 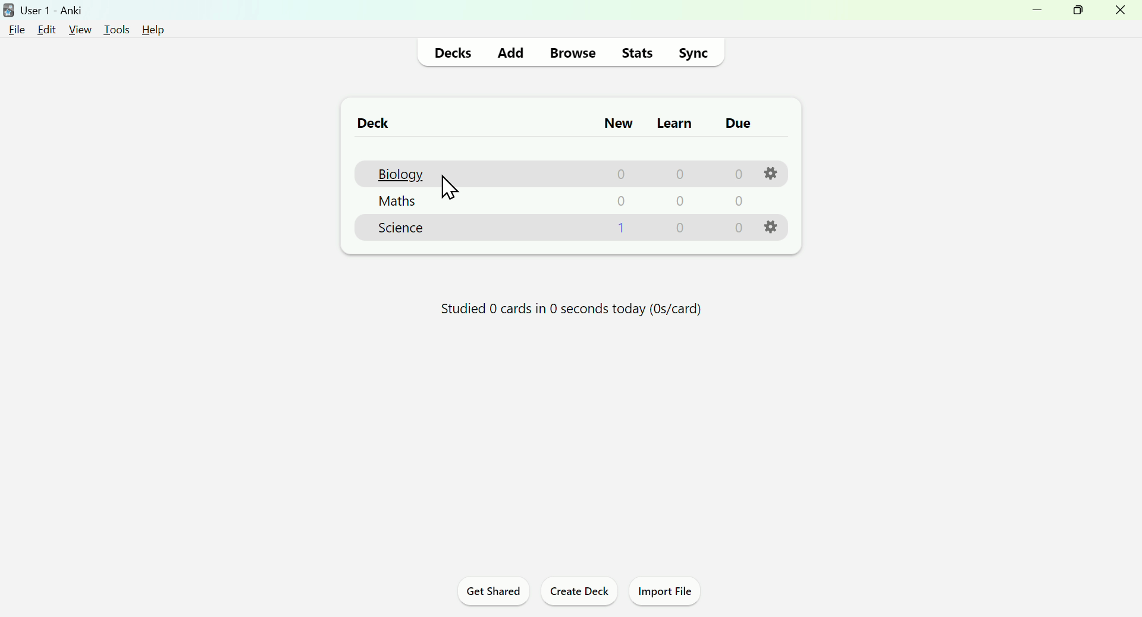 What do you see at coordinates (676, 122) in the screenshot?
I see `Learn` at bounding box center [676, 122].